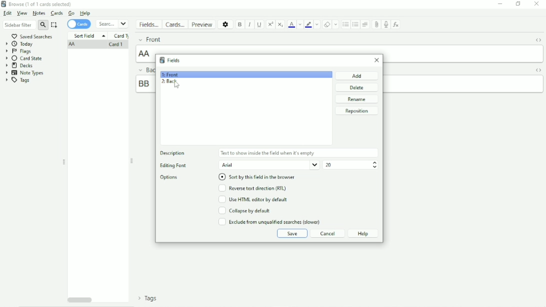 The width and height of the screenshot is (546, 307). What do you see at coordinates (64, 162) in the screenshot?
I see `Resize` at bounding box center [64, 162].